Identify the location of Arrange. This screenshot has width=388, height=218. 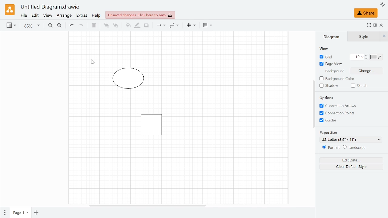
(64, 16).